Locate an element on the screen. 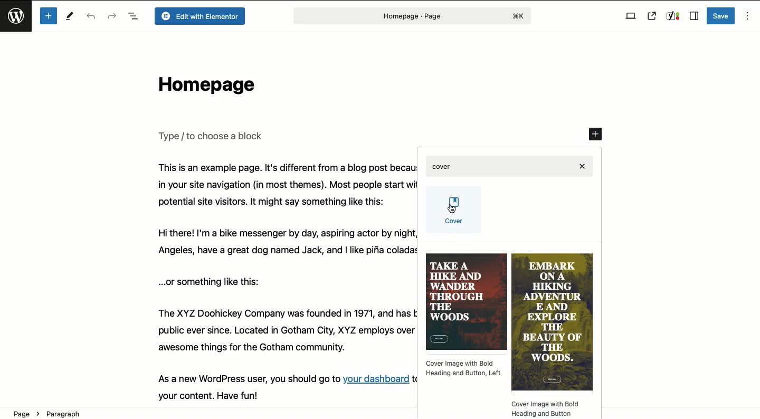  The XYZ Doohickey Company was founded in 1971, and has been providing quality doohickeys to the
public ever since. Located in Gotham City, XYZ employs over 2,000 people and does all kinds of
awesome things for the Gotham community. is located at coordinates (283, 334).